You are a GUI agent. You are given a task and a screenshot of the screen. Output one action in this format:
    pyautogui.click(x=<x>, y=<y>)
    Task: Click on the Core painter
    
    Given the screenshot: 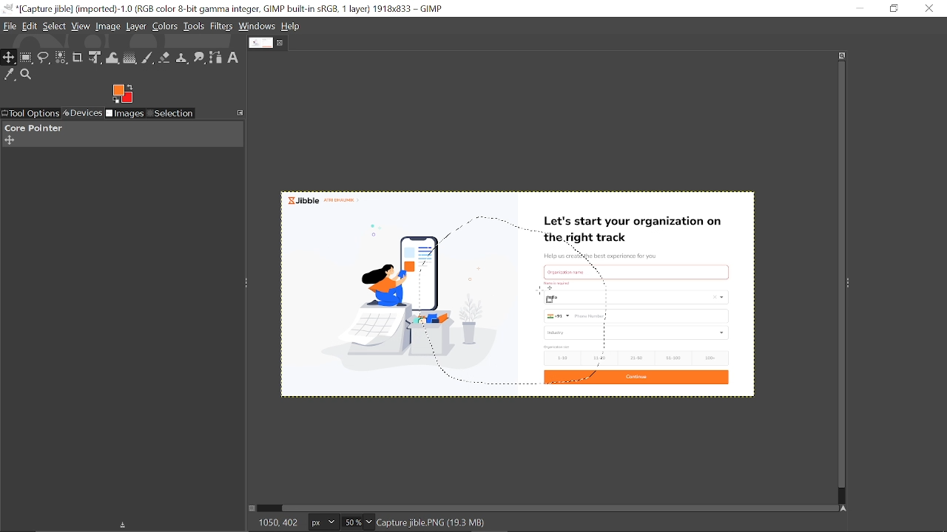 What is the action you would take?
    pyautogui.click(x=32, y=128)
    